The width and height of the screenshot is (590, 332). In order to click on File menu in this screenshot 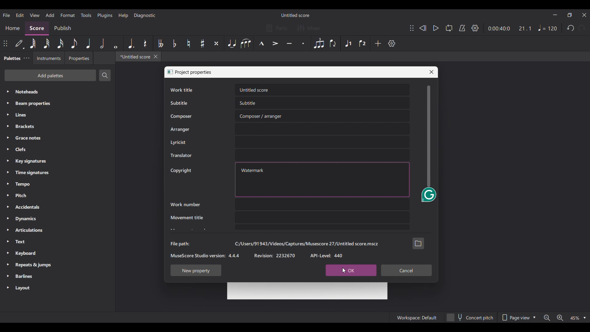, I will do `click(6, 15)`.